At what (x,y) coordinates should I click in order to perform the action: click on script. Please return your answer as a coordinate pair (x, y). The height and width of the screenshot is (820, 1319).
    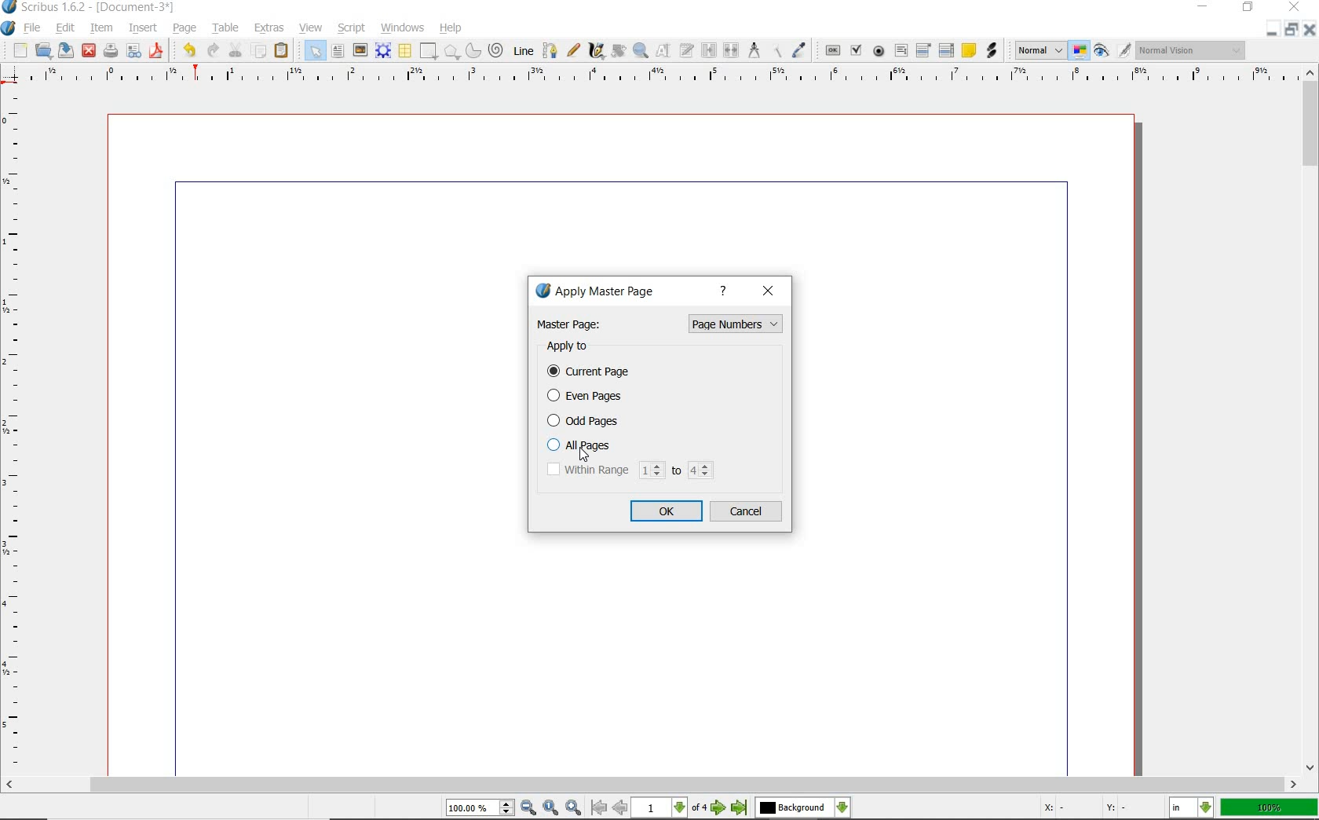
    Looking at the image, I should click on (353, 29).